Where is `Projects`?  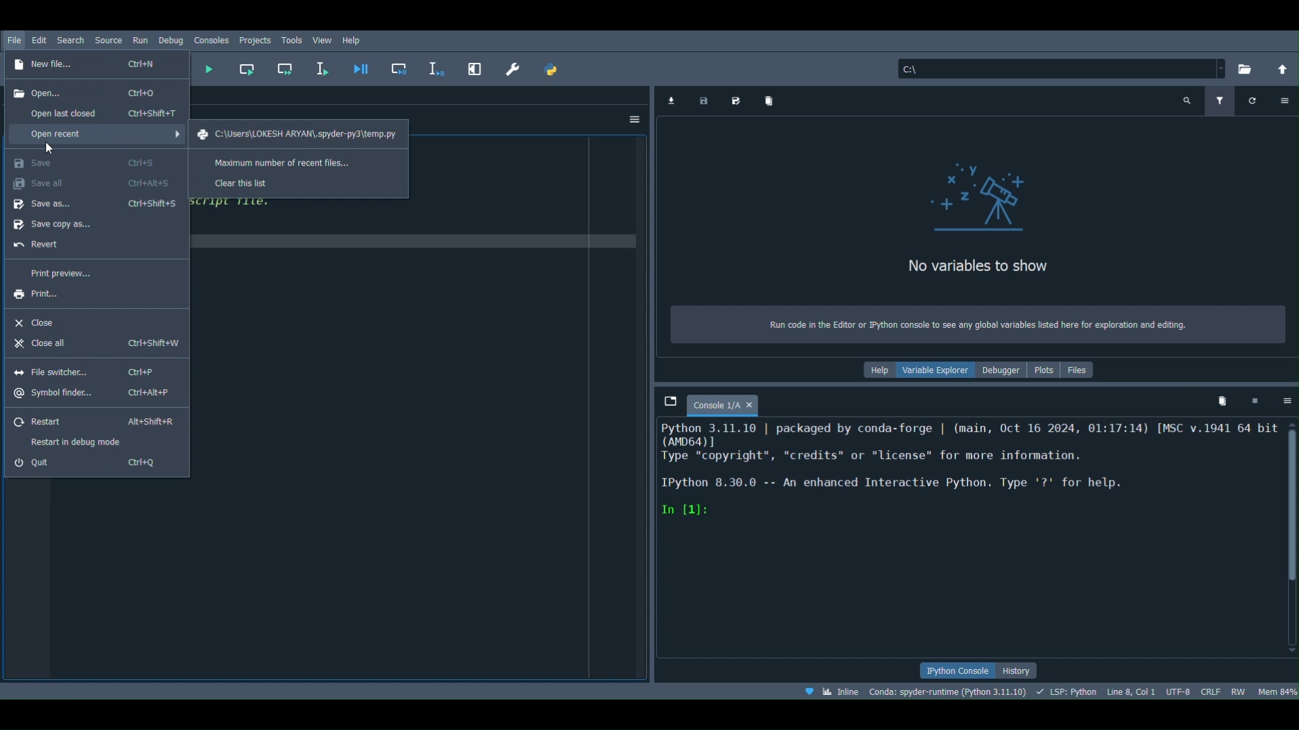
Projects is located at coordinates (257, 39).